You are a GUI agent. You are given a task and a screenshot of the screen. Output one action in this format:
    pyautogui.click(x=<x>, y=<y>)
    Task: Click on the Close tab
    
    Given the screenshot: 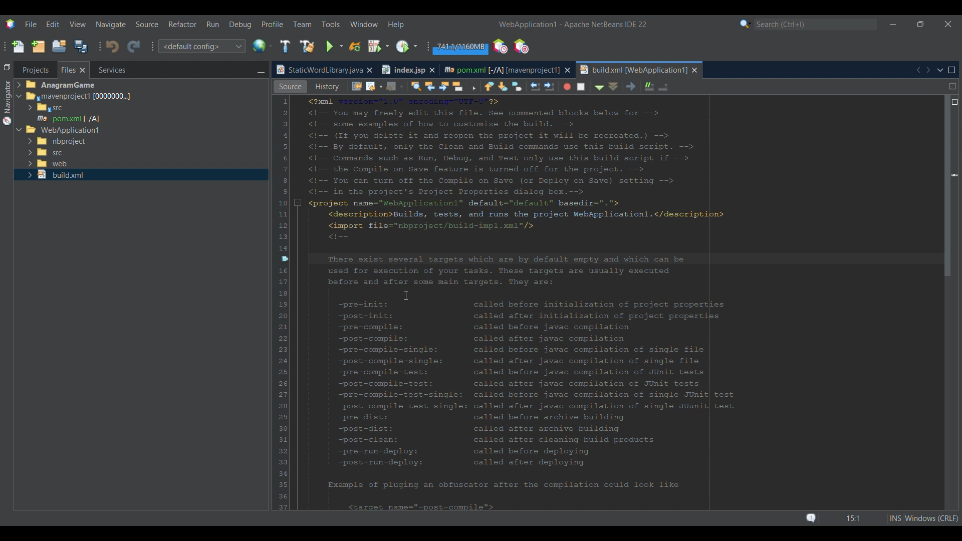 What is the action you would take?
    pyautogui.click(x=369, y=70)
    